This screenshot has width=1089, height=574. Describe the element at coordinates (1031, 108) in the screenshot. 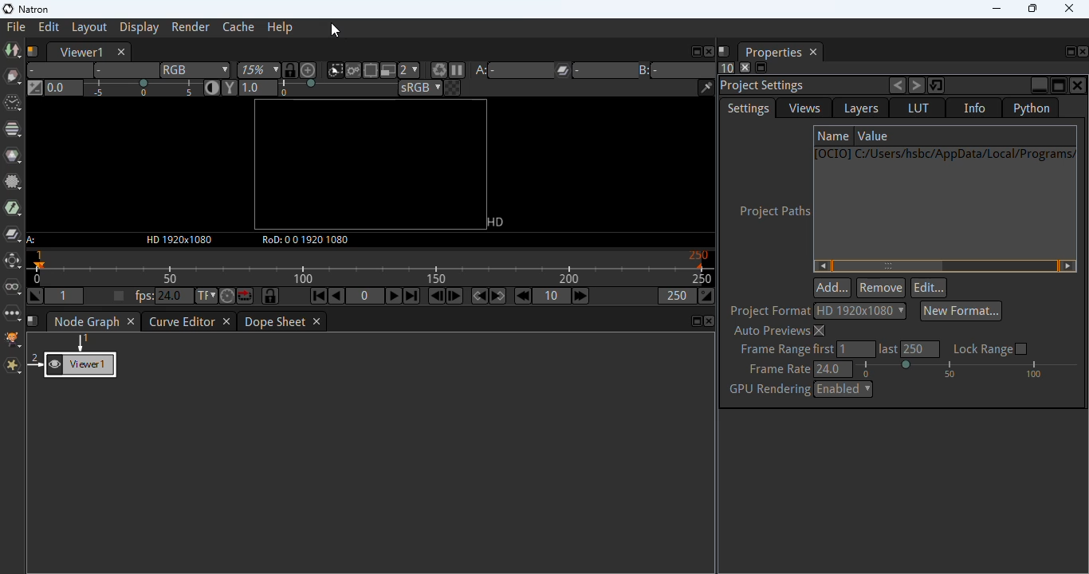

I see `python` at that location.